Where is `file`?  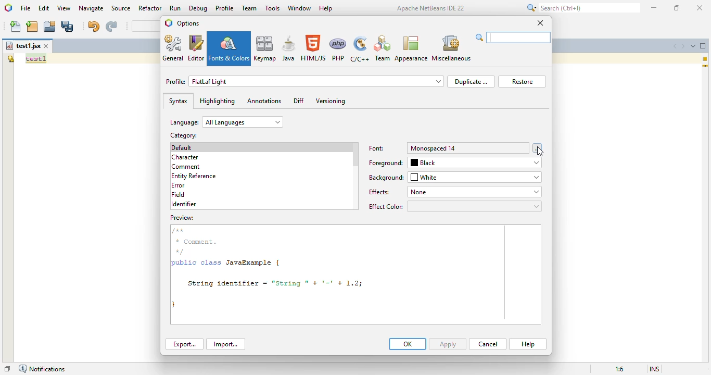
file is located at coordinates (26, 8).